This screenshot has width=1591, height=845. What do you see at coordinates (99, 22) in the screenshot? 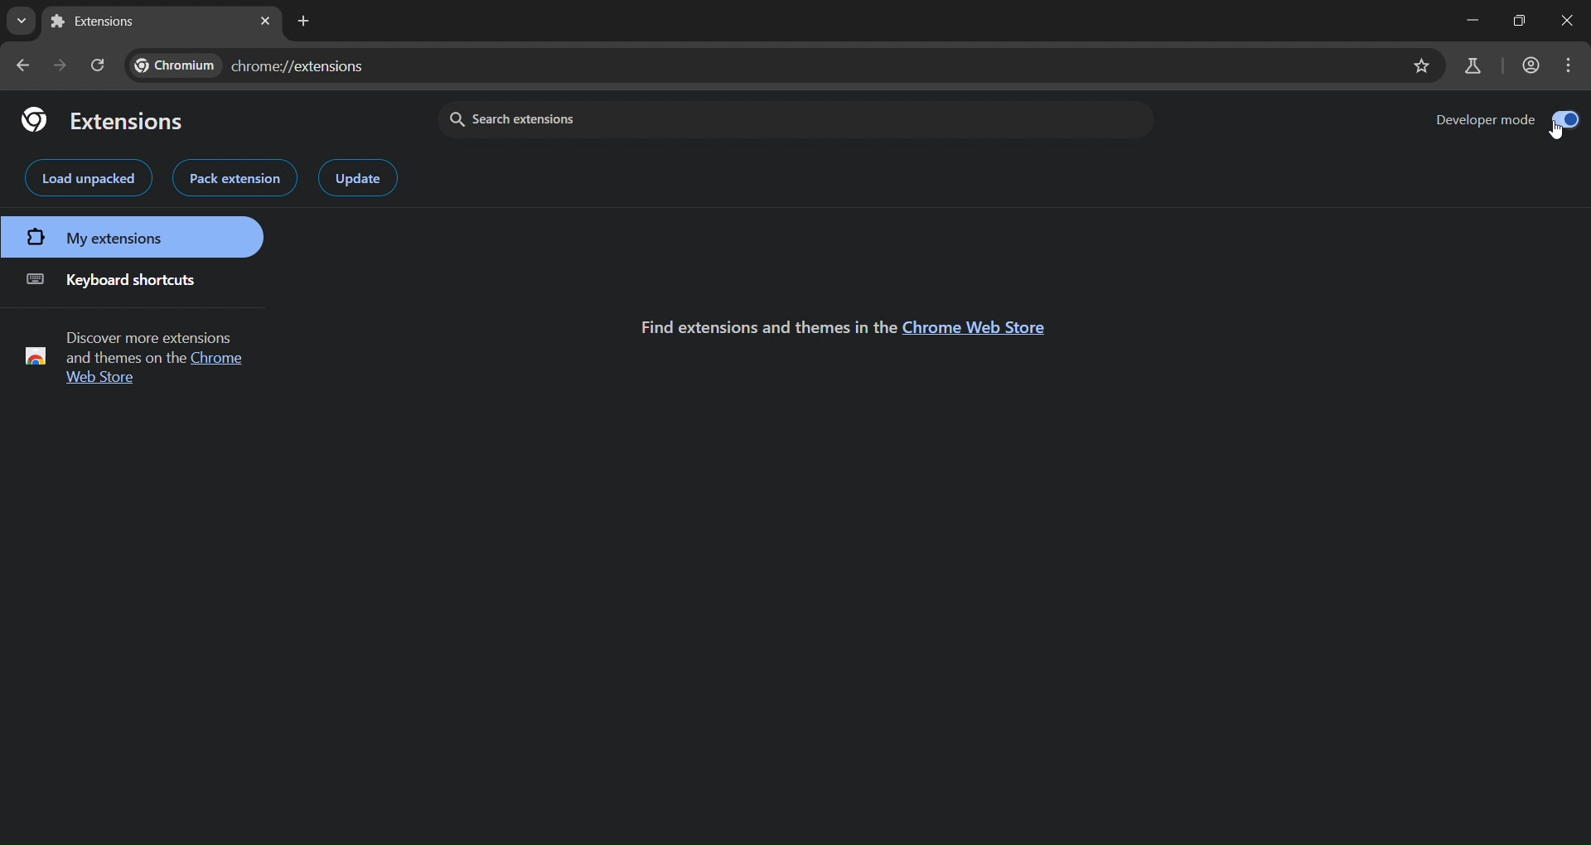
I see `current tab` at bounding box center [99, 22].